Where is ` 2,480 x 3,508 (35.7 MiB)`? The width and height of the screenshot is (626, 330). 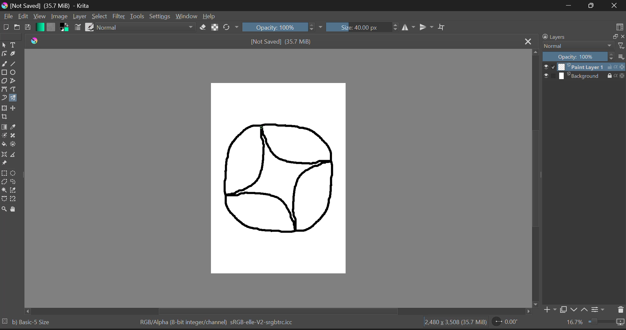
 2,480 x 3,508 (35.7 MiB) is located at coordinates (451, 322).